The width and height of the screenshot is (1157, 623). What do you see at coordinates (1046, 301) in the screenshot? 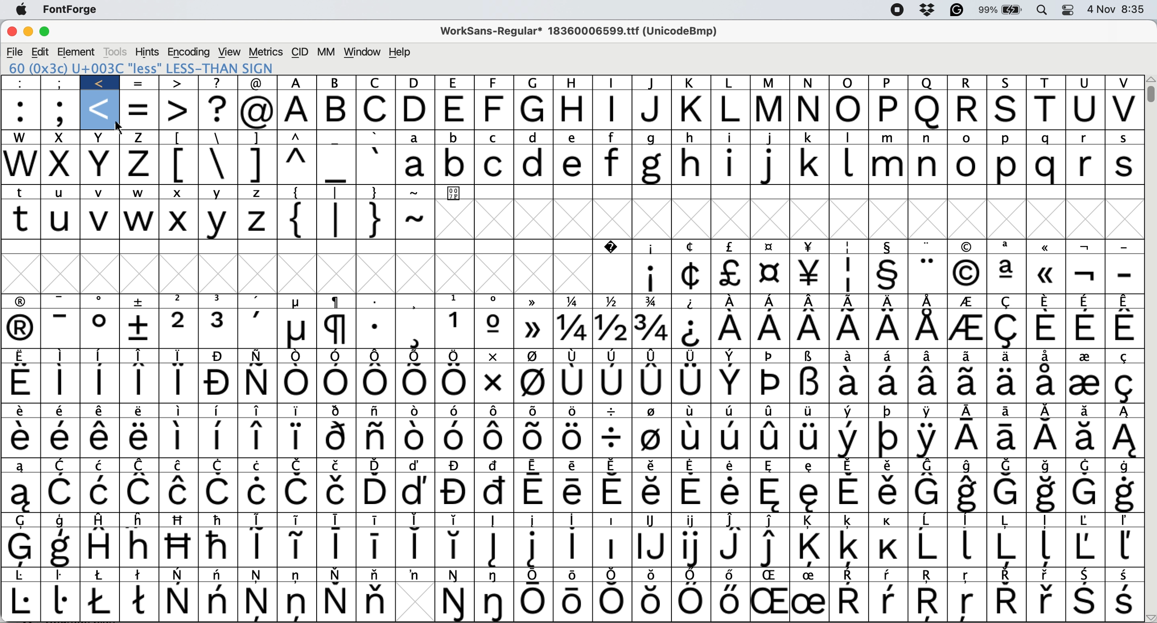
I see `Symbol` at bounding box center [1046, 301].